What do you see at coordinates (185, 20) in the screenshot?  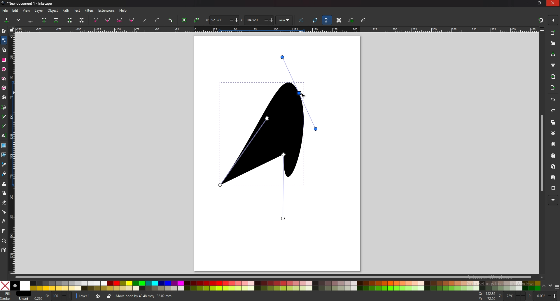 I see `object to path` at bounding box center [185, 20].